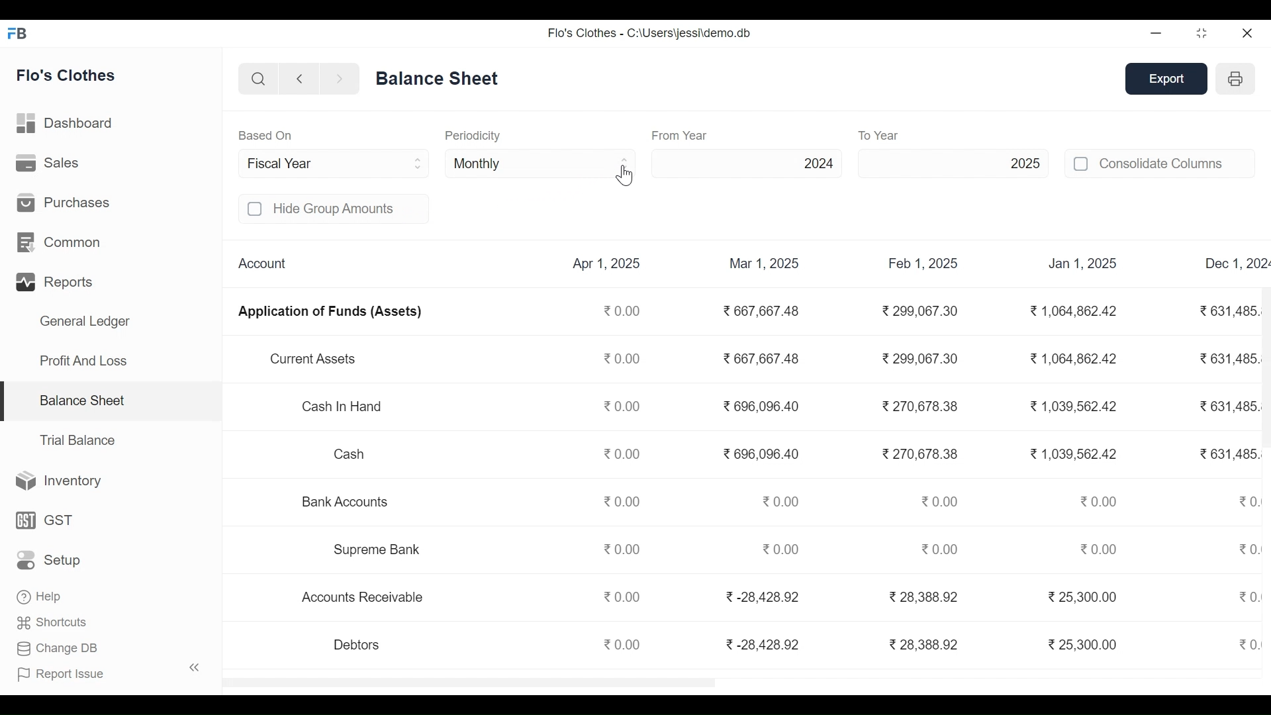  Describe the element at coordinates (195, 667) in the screenshot. I see `Collapse ` at that location.